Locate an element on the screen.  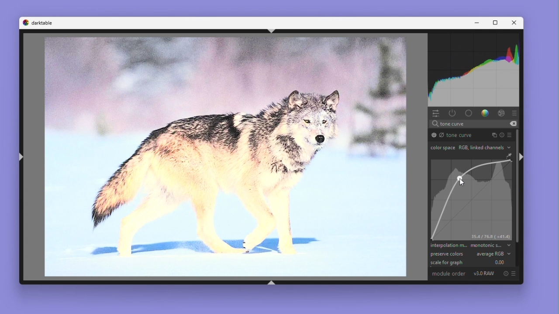
Instance is located at coordinates (494, 135).